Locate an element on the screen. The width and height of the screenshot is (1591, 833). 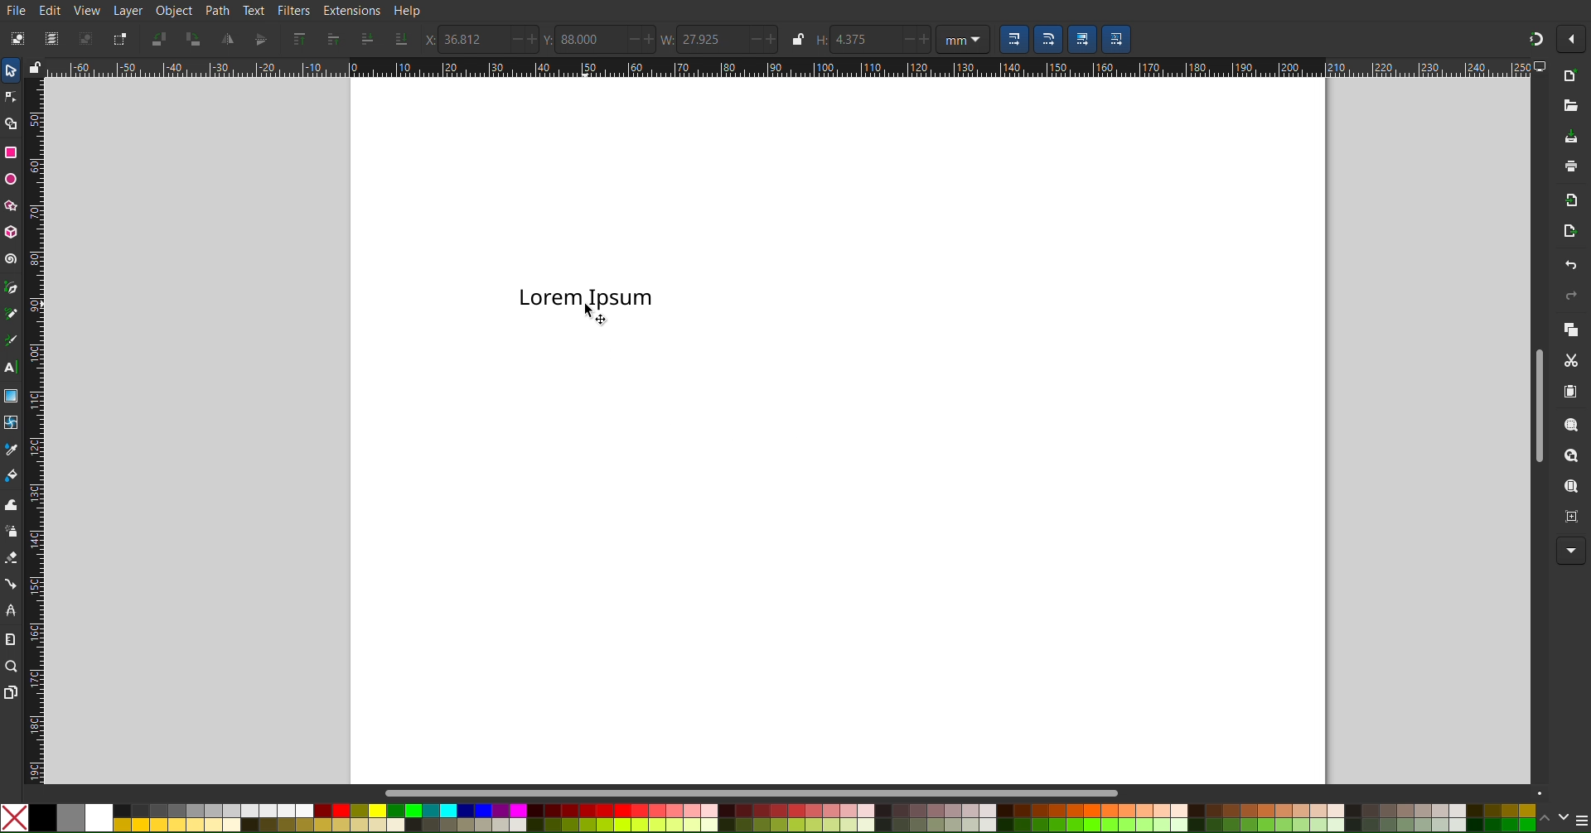
Select All is located at coordinates (50, 37).